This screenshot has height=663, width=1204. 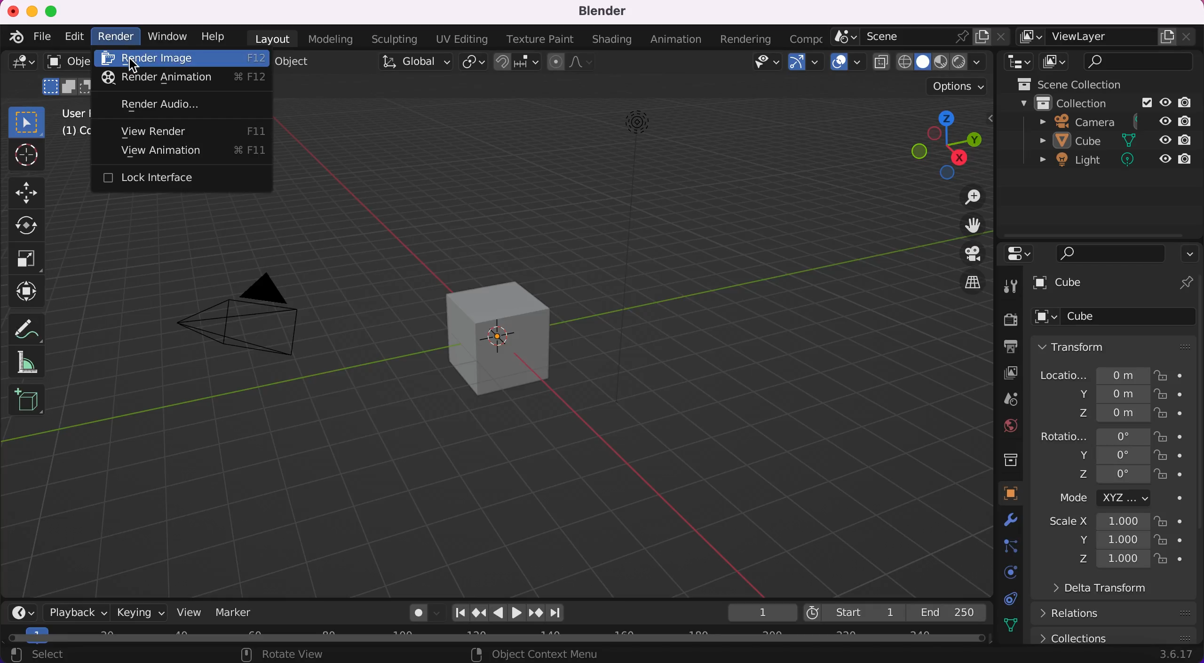 I want to click on Join to endpoint, so click(x=557, y=613).